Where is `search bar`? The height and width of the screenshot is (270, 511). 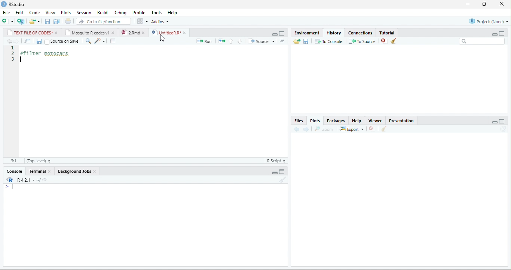 search bar is located at coordinates (482, 41).